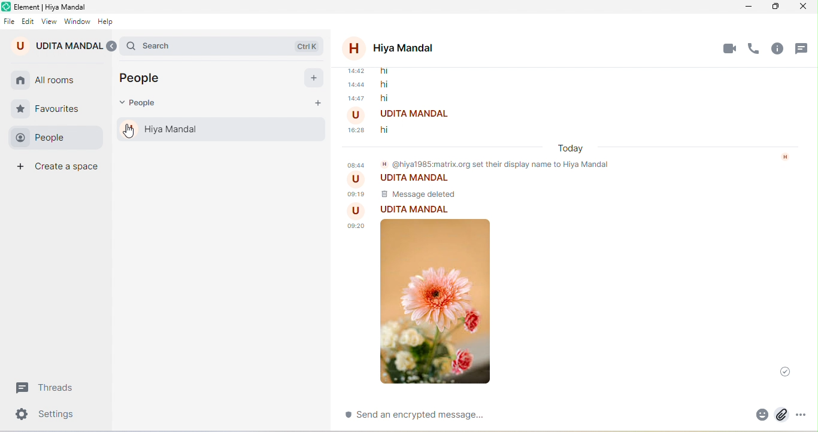 The height and width of the screenshot is (432, 818). Describe the element at coordinates (783, 156) in the screenshot. I see `Icon` at that location.